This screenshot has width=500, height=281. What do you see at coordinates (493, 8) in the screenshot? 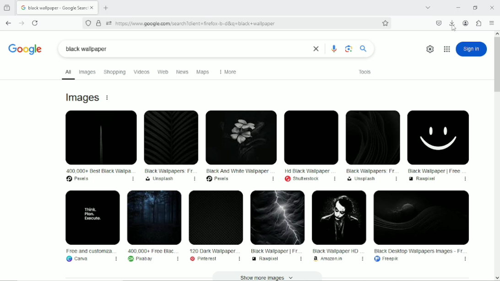
I see `Close` at bounding box center [493, 8].